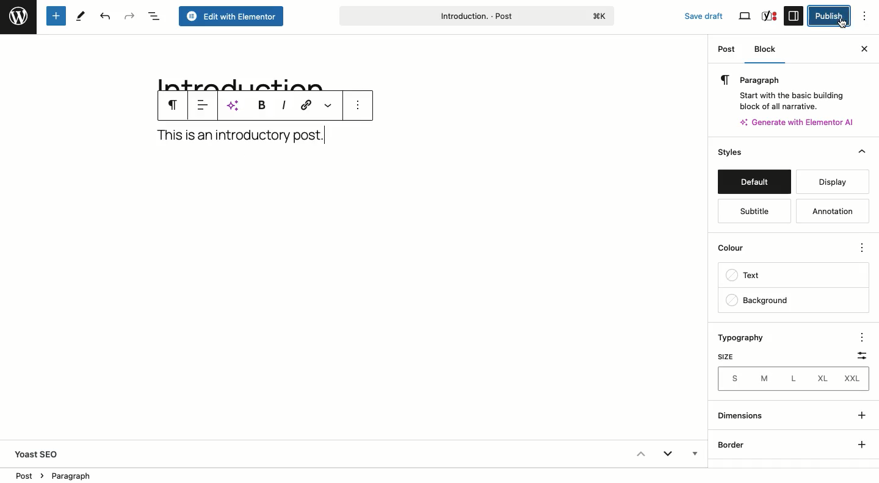  I want to click on View, so click(746, 16).